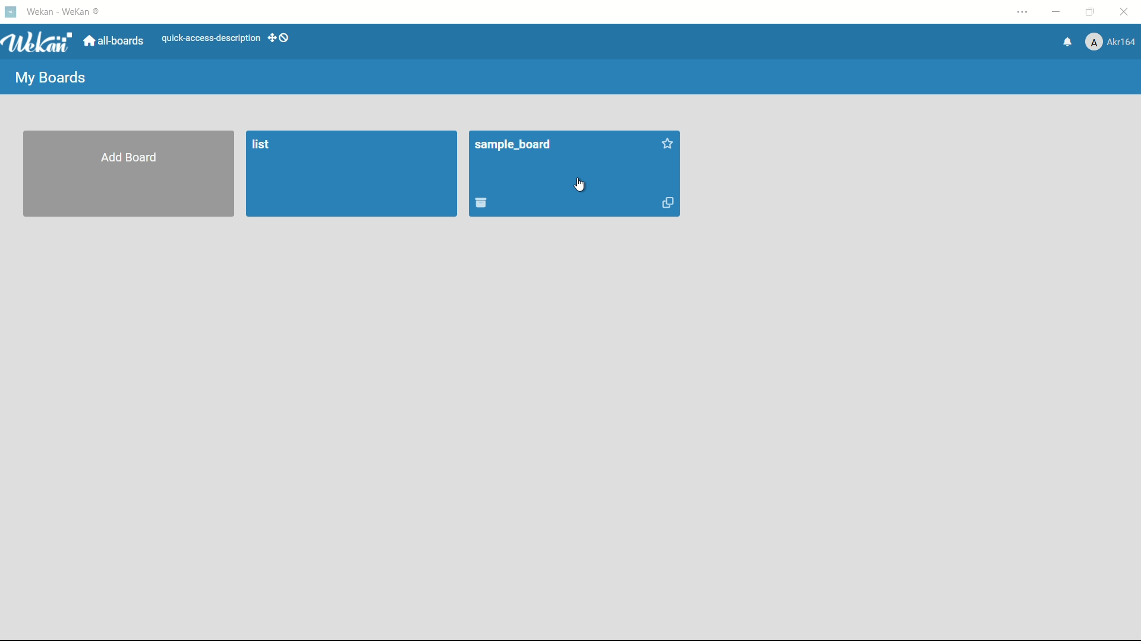 Image resolution: width=1141 pixels, height=641 pixels. What do you see at coordinates (666, 204) in the screenshot?
I see `duplicate board` at bounding box center [666, 204].